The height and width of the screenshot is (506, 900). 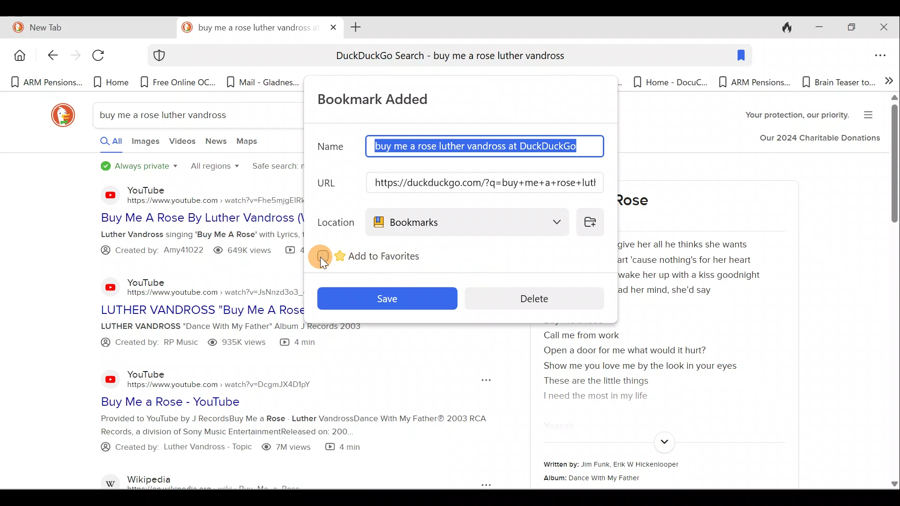 I want to click on Close window, so click(x=885, y=27).